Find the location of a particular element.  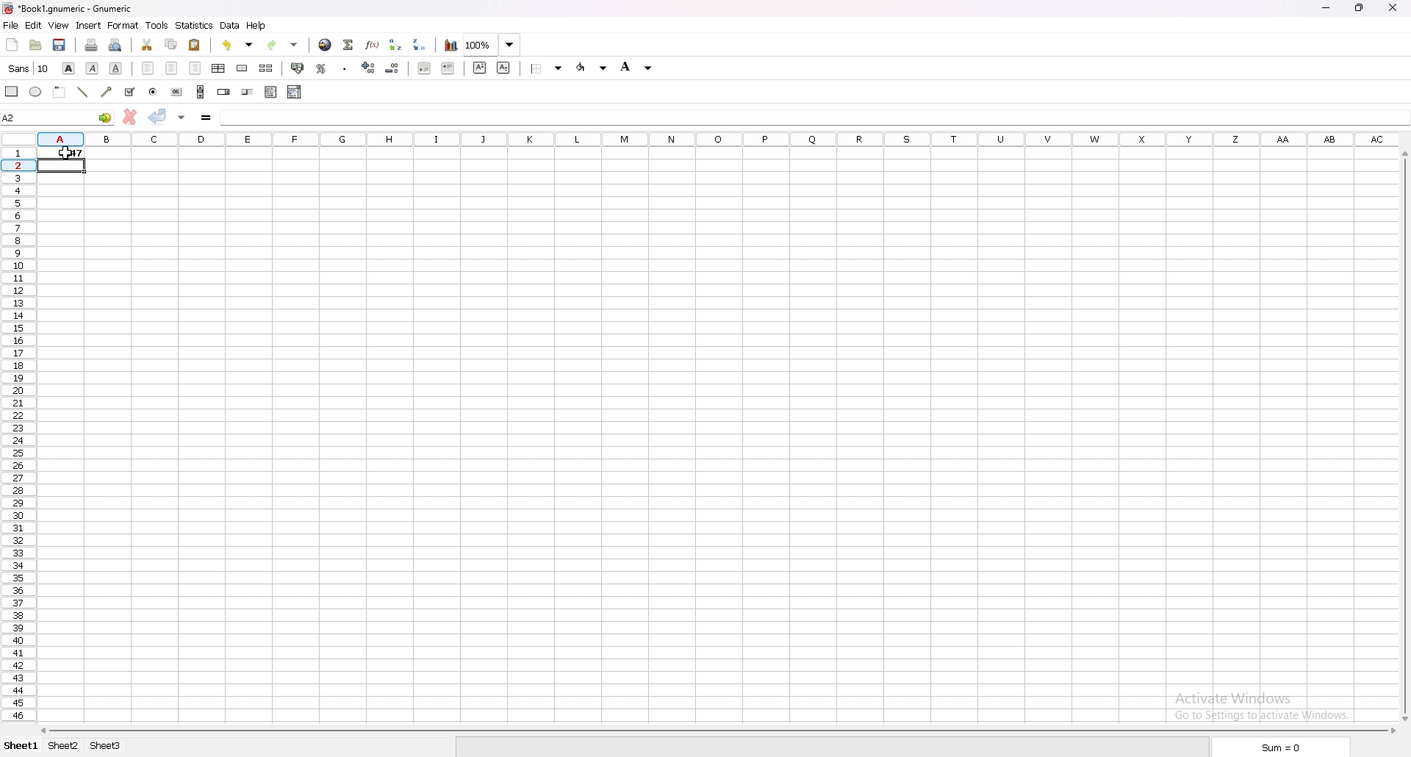

format is located at coordinates (123, 25).